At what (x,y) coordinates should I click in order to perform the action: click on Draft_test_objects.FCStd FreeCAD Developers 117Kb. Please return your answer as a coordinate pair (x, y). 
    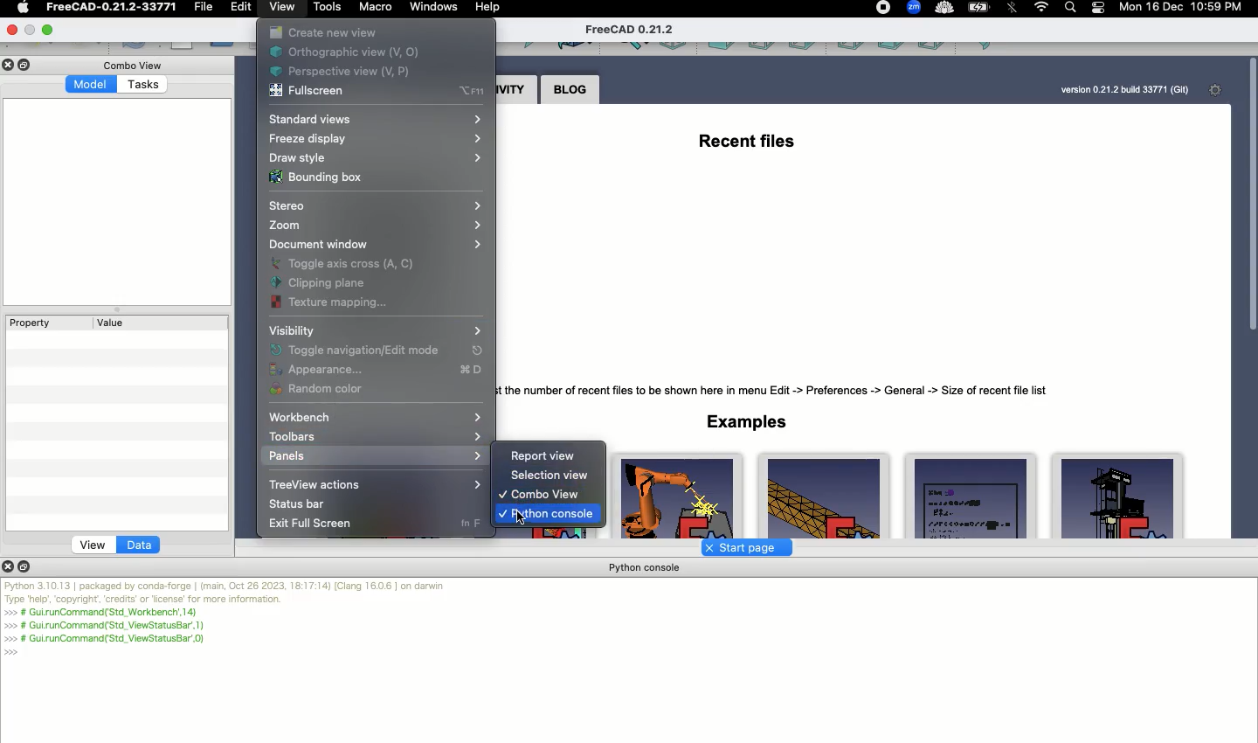
    Looking at the image, I should click on (967, 496).